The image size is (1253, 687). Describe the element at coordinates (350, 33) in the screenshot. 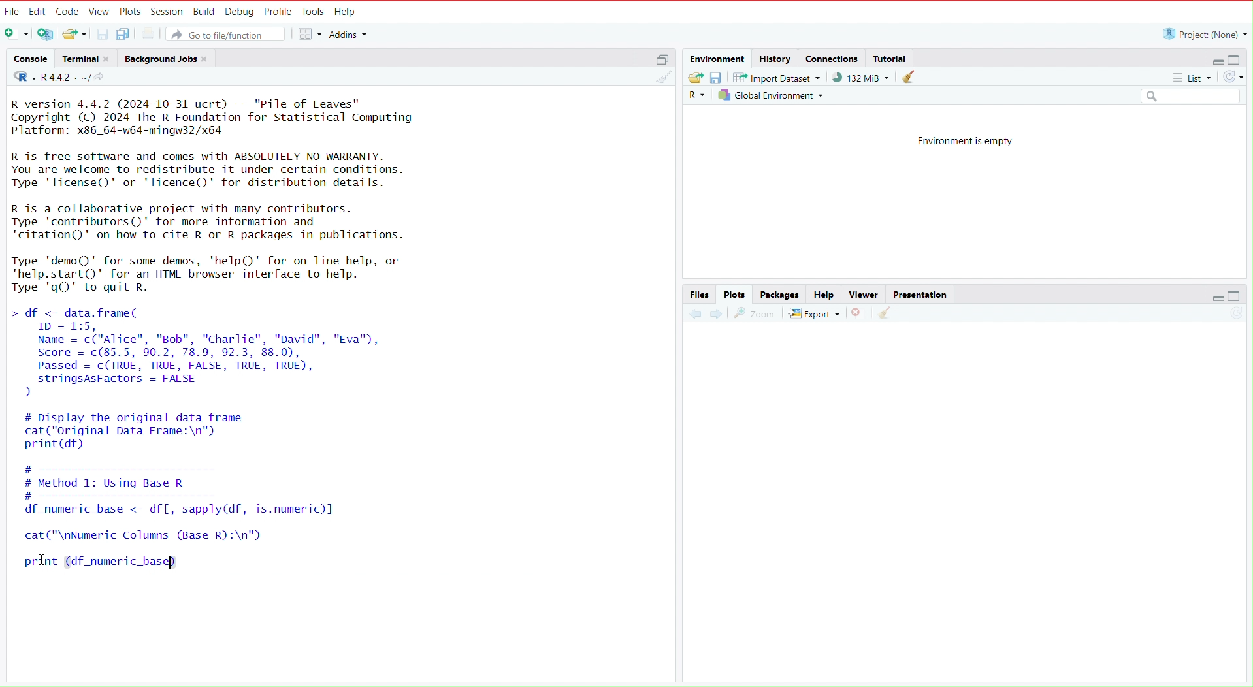

I see `addins` at that location.